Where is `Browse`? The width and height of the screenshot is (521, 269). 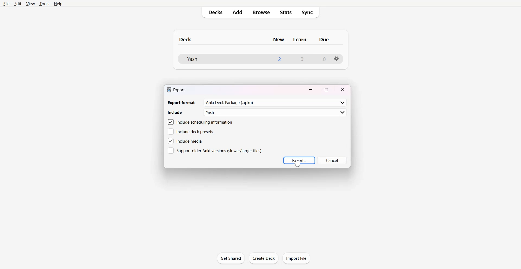
Browse is located at coordinates (260, 12).